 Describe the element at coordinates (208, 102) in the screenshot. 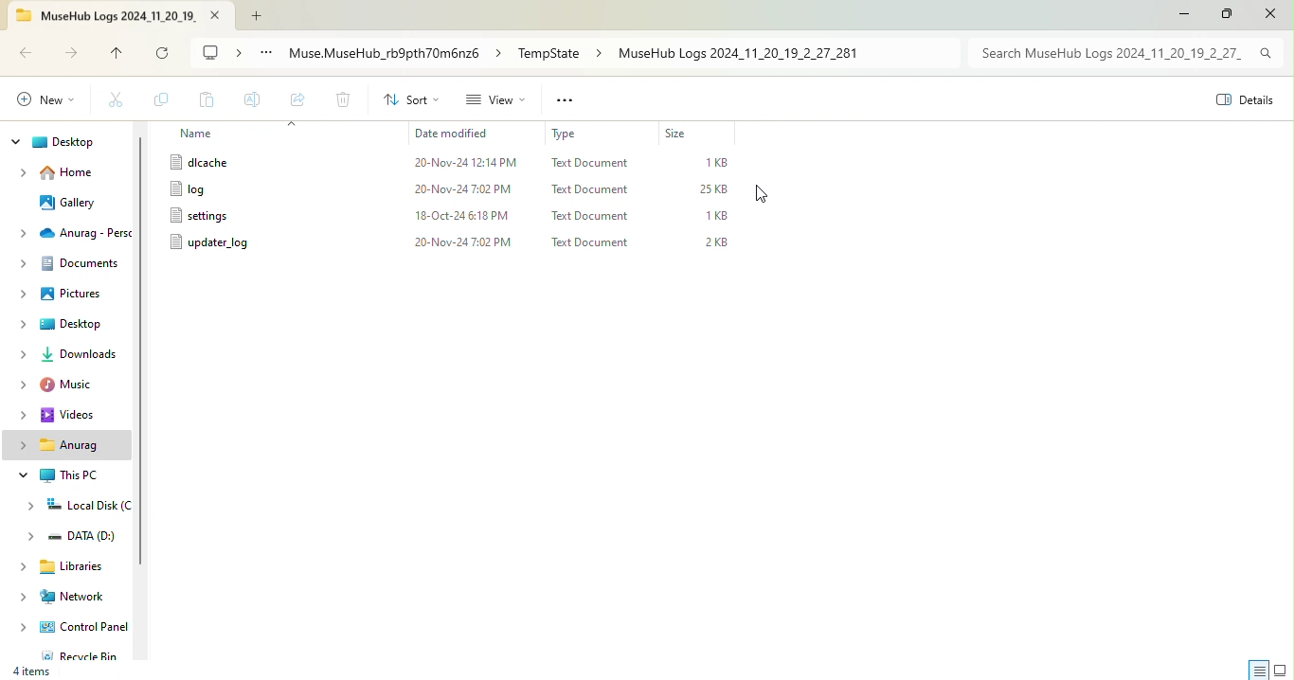

I see `Paste` at that location.